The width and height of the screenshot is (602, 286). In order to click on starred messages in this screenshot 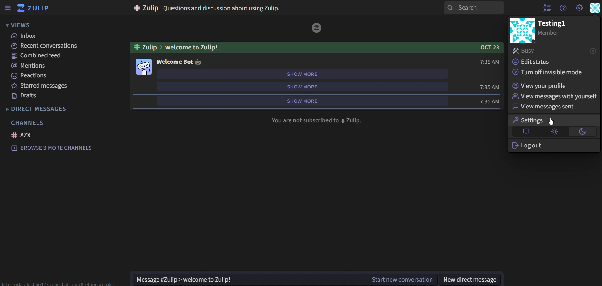, I will do `click(47, 85)`.